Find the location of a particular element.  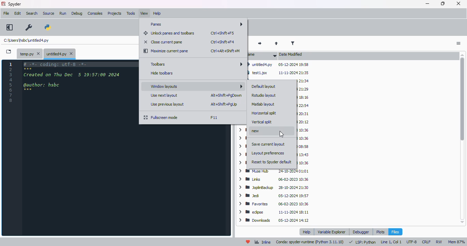

close current pane is located at coordinates (163, 42).